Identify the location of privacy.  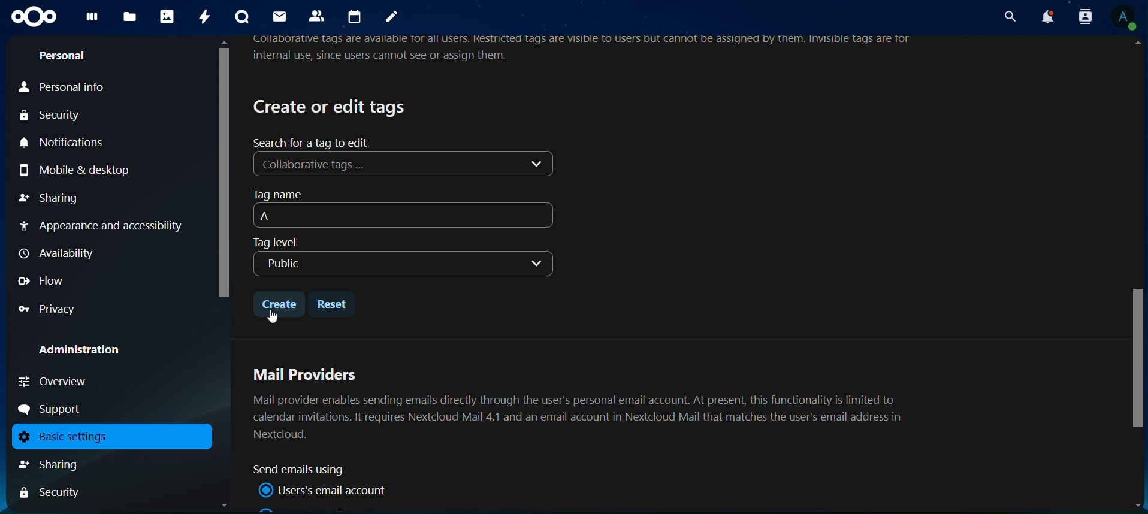
(48, 309).